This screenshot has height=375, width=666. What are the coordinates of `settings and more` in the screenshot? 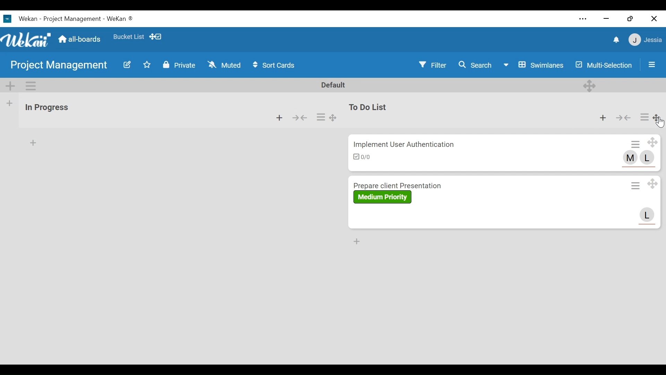 It's located at (583, 19).